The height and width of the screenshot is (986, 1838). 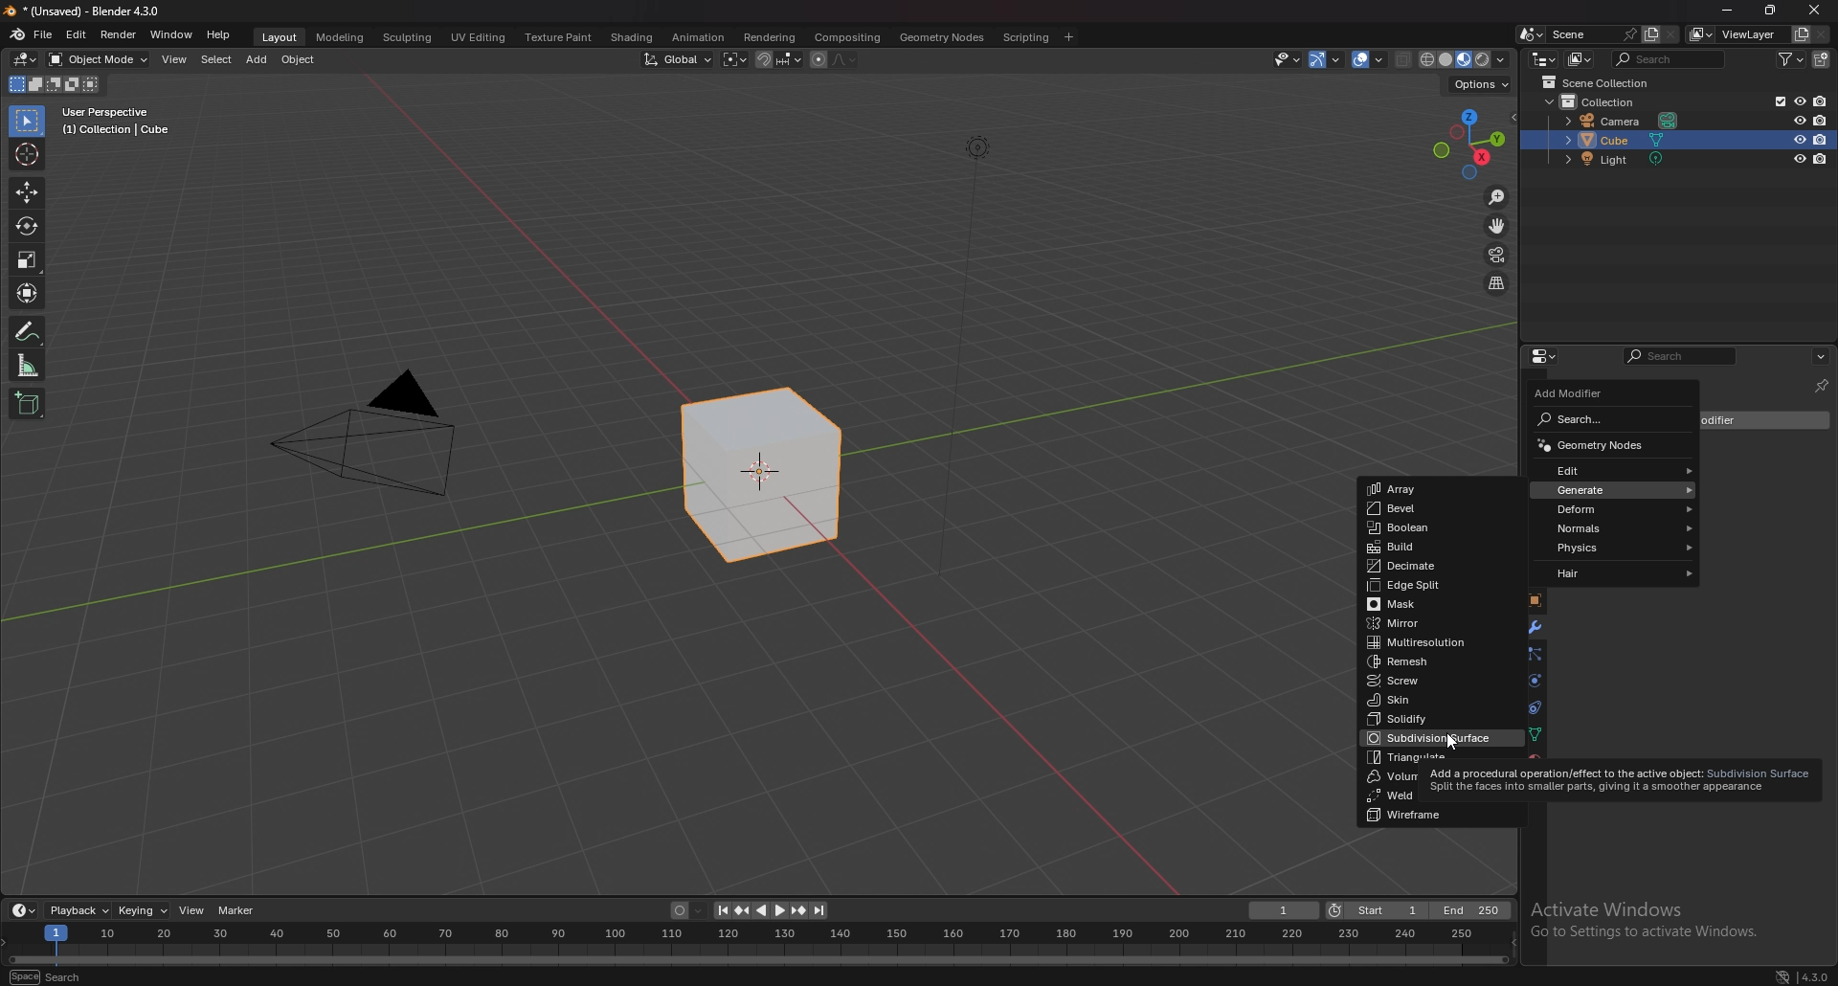 I want to click on seek, so click(x=760, y=946).